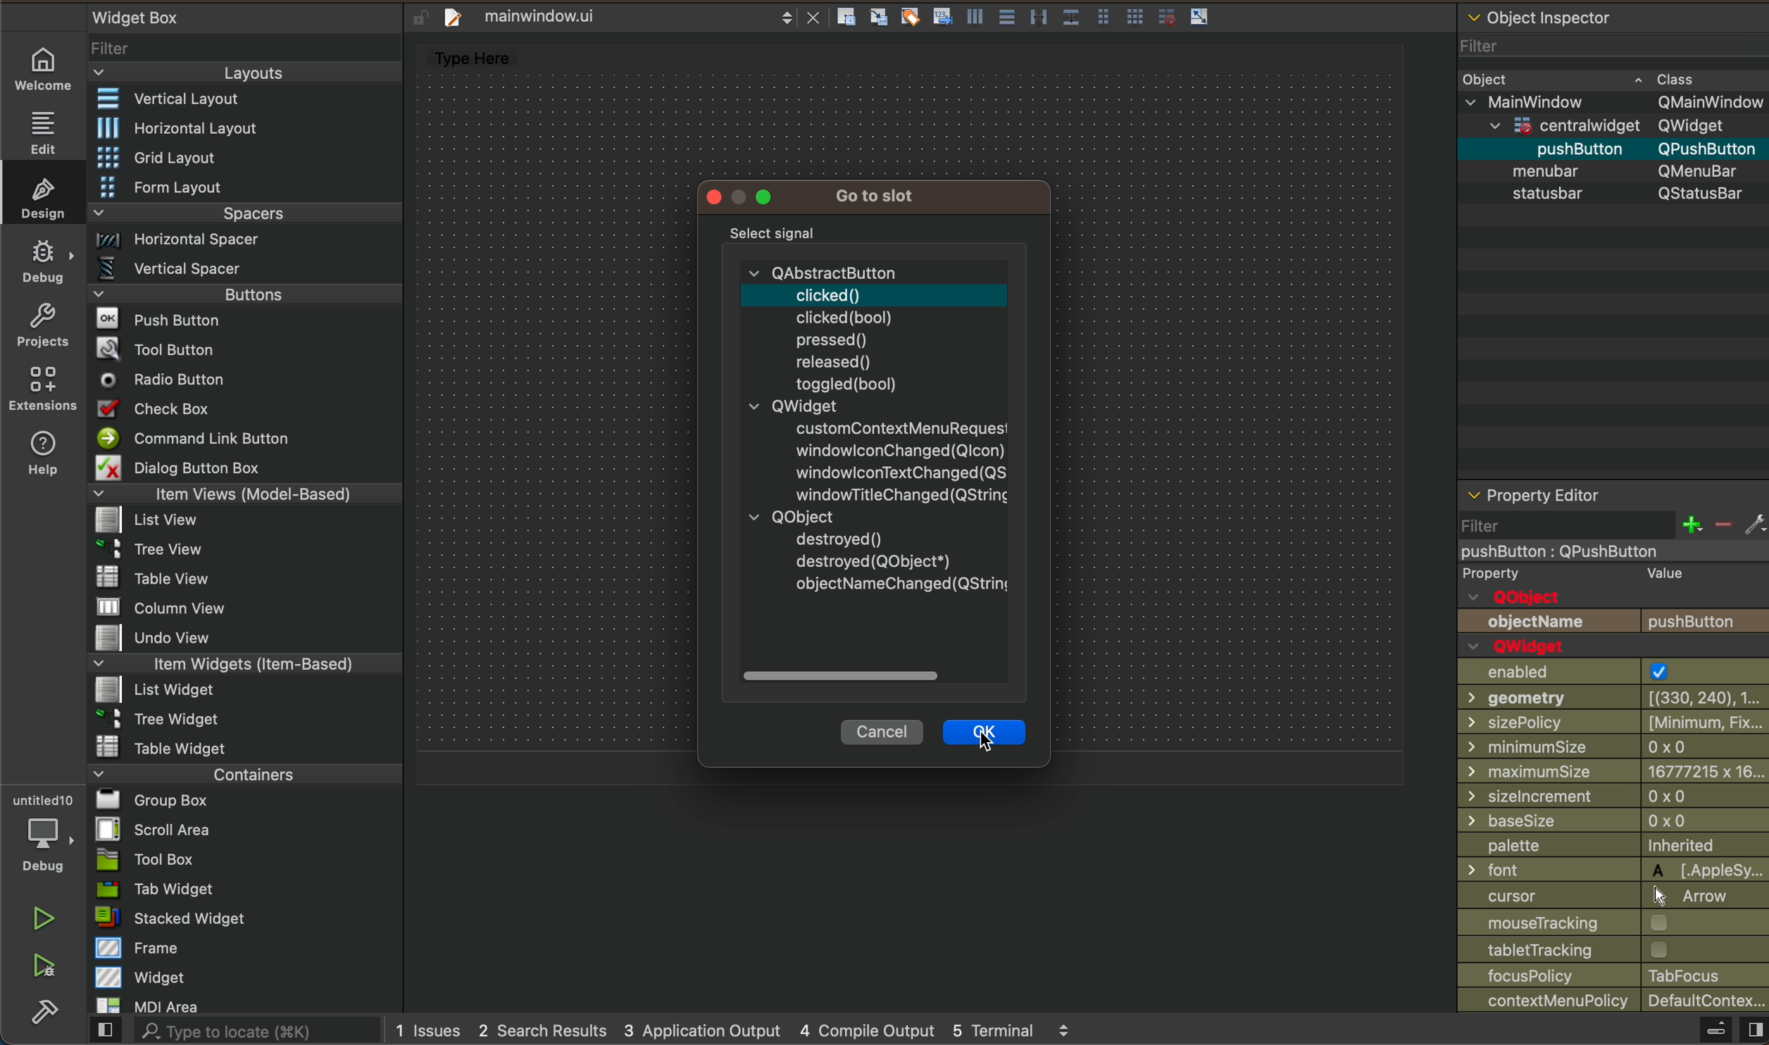  What do you see at coordinates (874, 675) in the screenshot?
I see `scroll` at bounding box center [874, 675].